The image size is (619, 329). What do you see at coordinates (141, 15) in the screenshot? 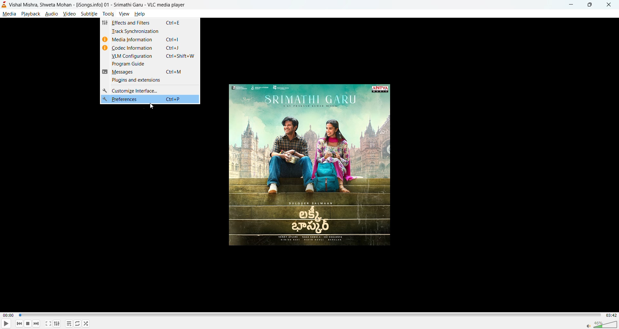
I see `help` at bounding box center [141, 15].